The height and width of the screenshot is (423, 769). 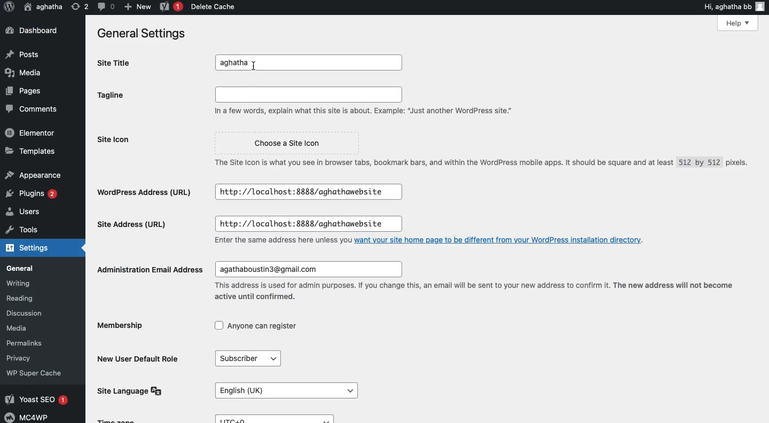 I want to click on agathaboustin3@gmail.com, so click(x=309, y=270).